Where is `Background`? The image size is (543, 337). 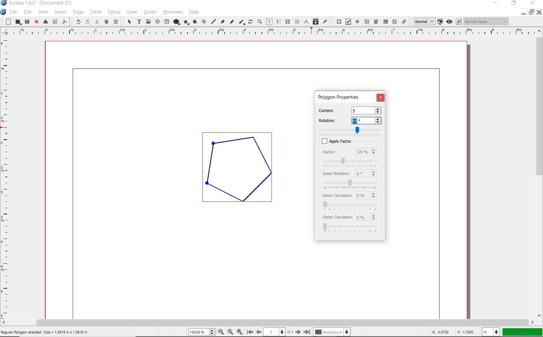
Background is located at coordinates (333, 332).